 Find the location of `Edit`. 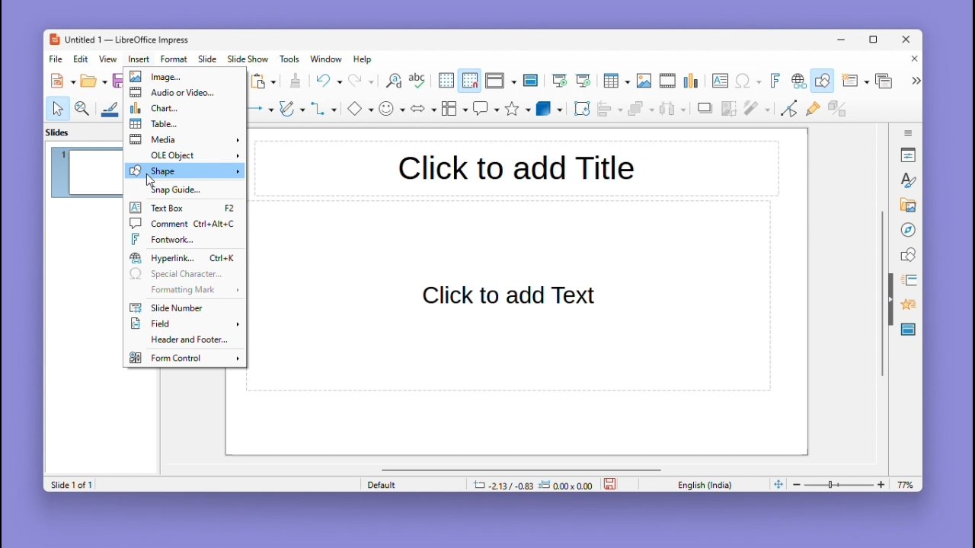

Edit is located at coordinates (82, 59).